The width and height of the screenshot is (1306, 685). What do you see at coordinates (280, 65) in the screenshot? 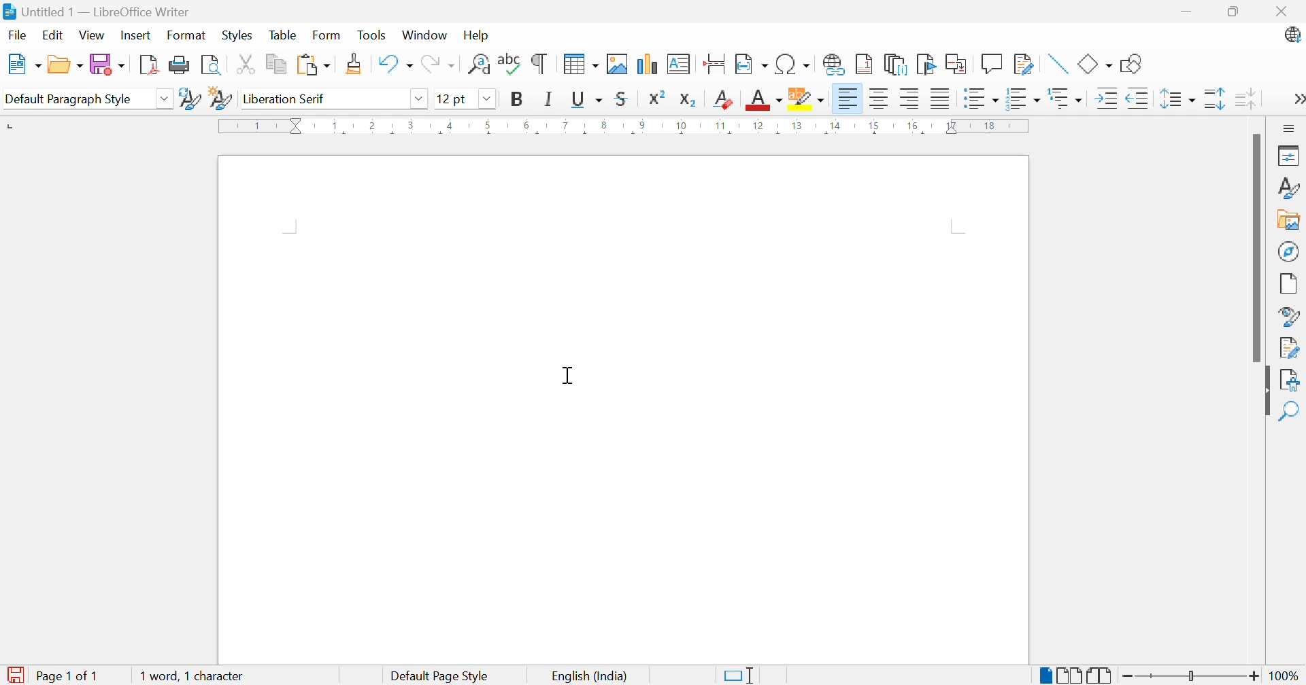
I see `Copy` at bounding box center [280, 65].